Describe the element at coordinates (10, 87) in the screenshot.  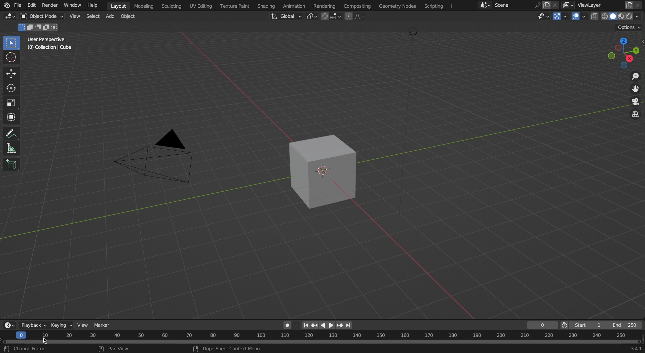
I see `Rotate` at that location.